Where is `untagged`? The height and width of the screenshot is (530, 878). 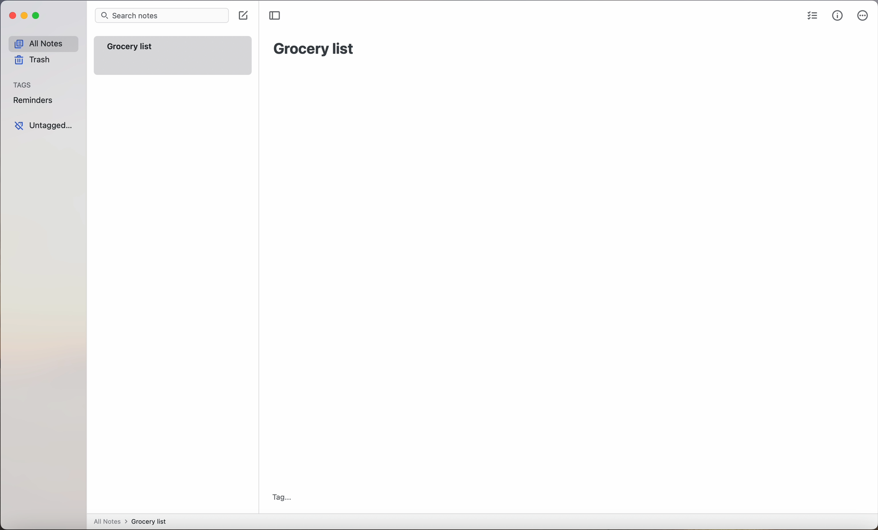
untagged is located at coordinates (43, 126).